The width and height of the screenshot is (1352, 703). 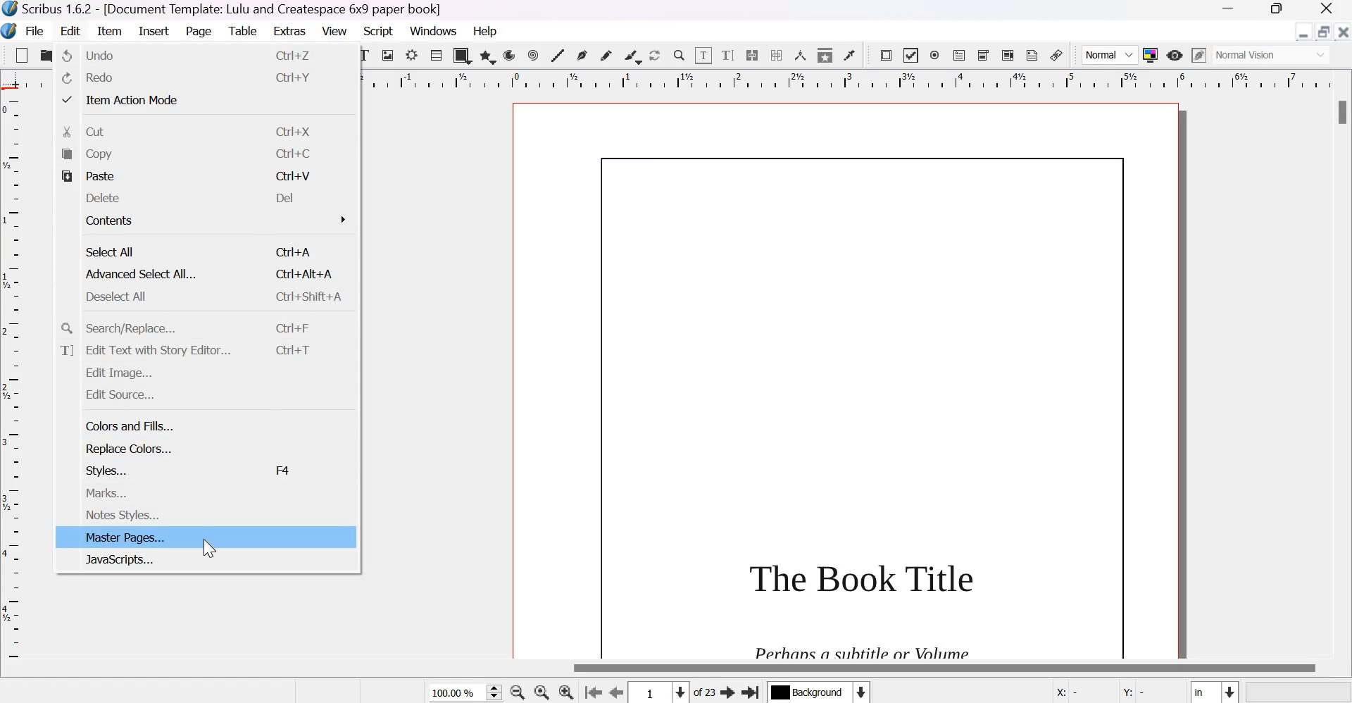 I want to click on colors and fills..., so click(x=133, y=424).